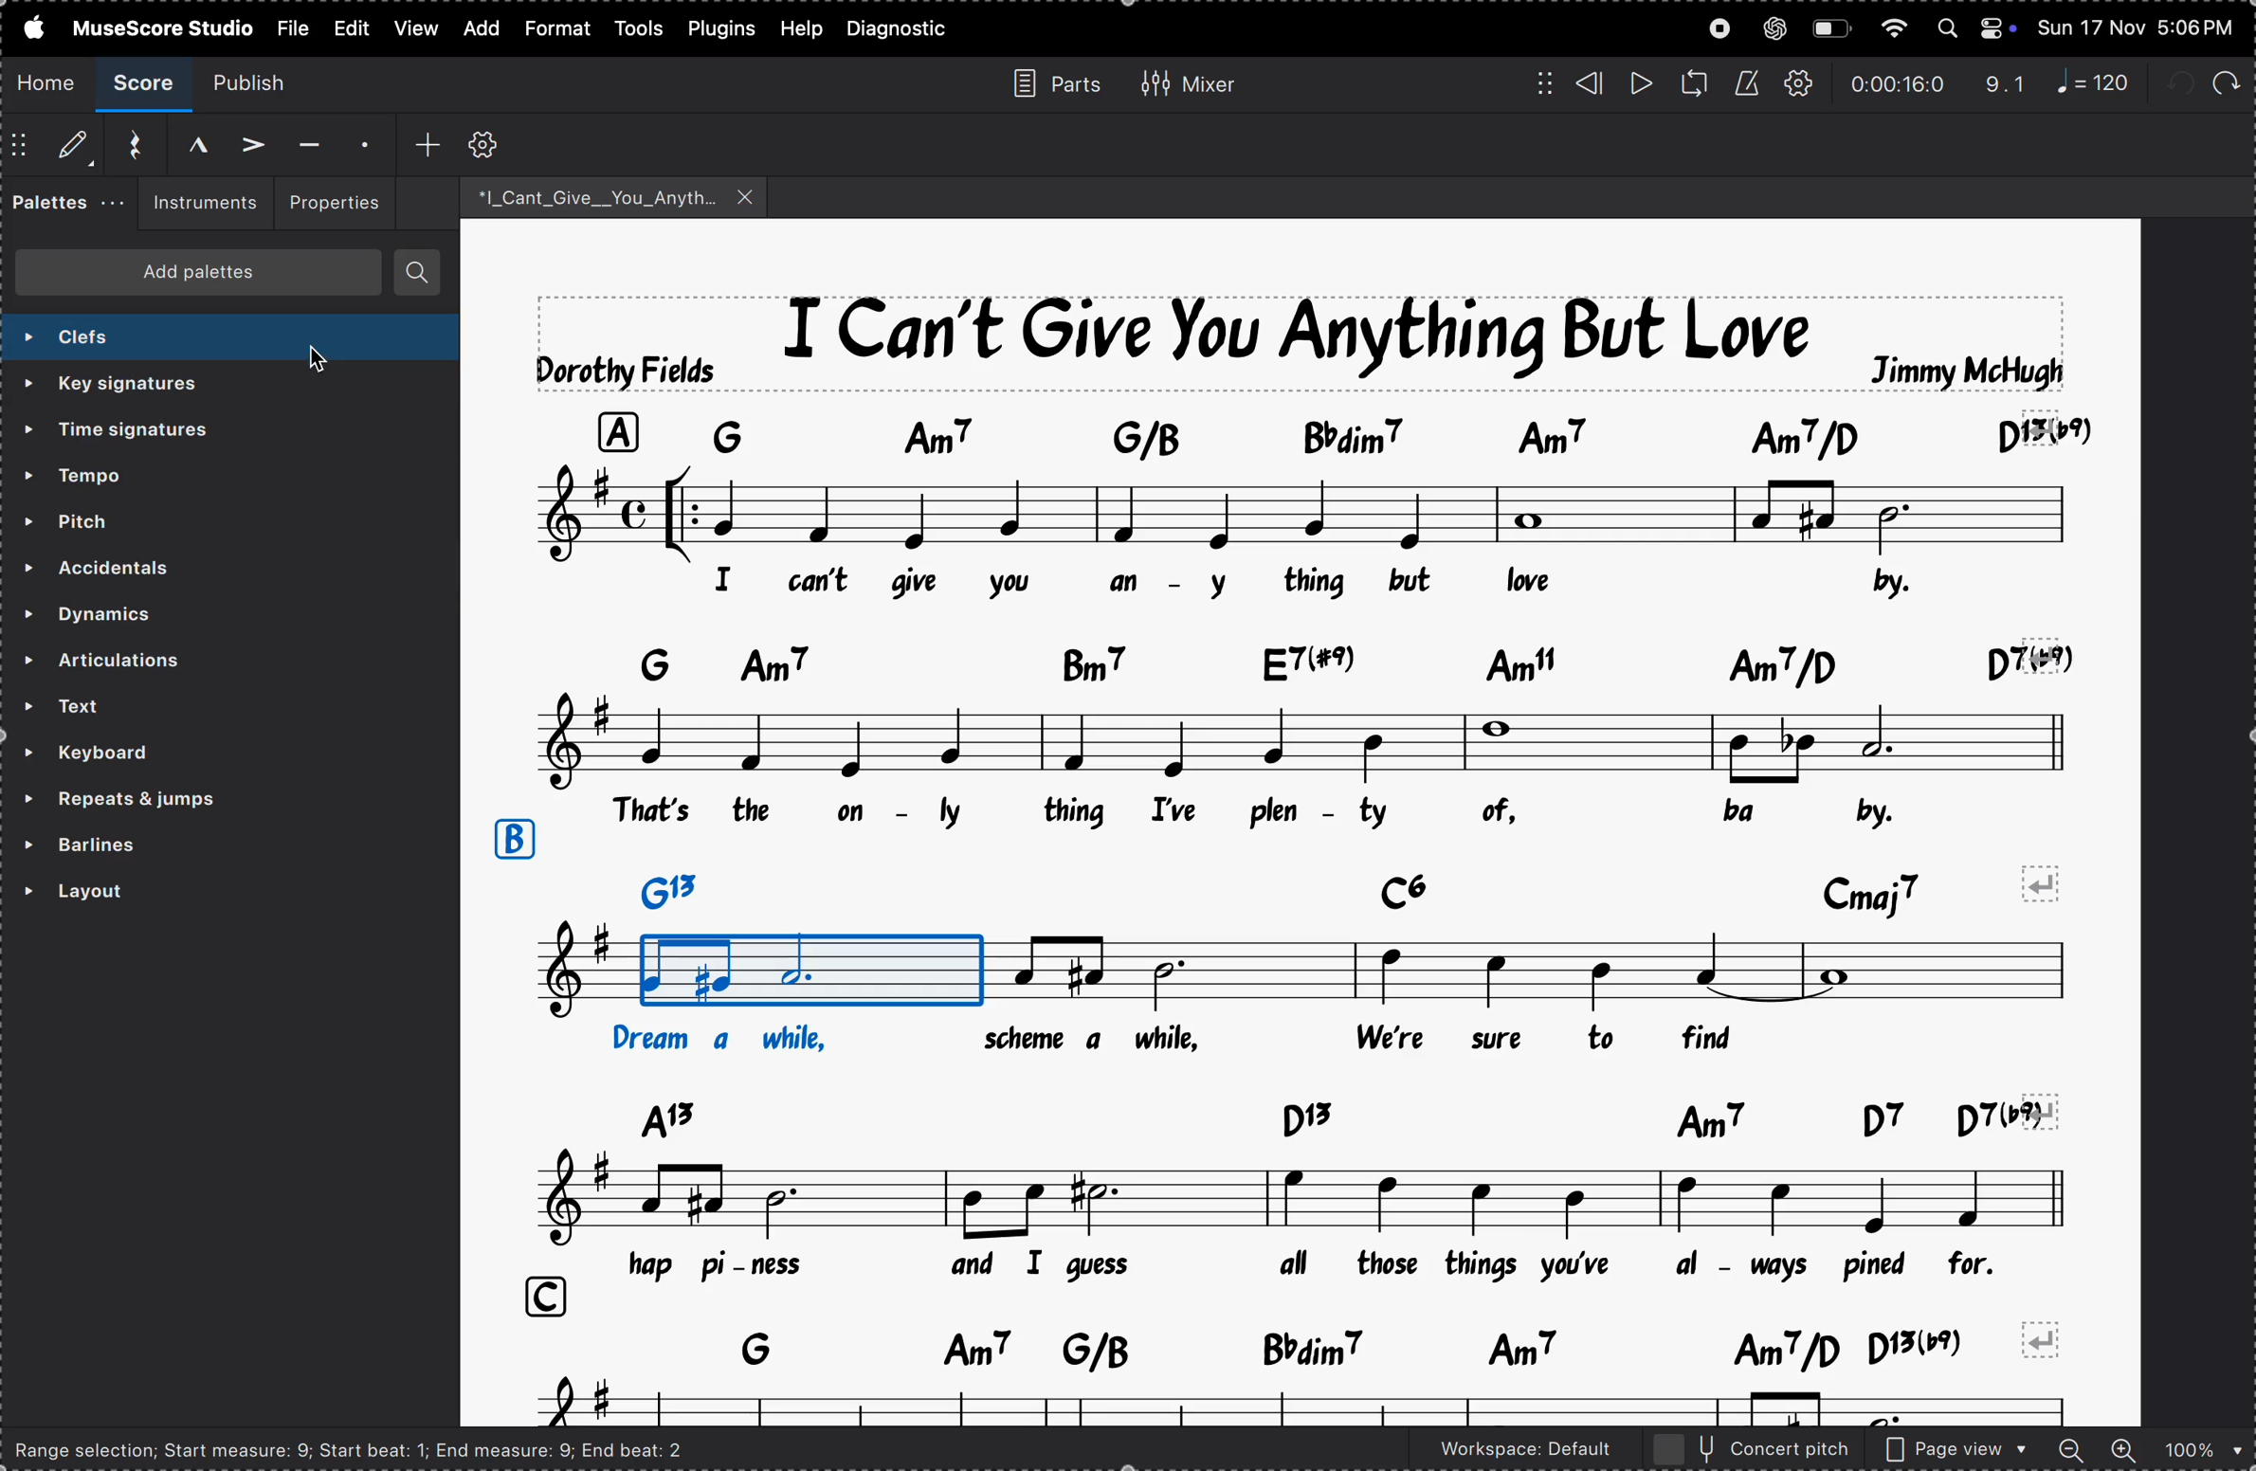  I want to click on repeats and jumps, so click(173, 802).